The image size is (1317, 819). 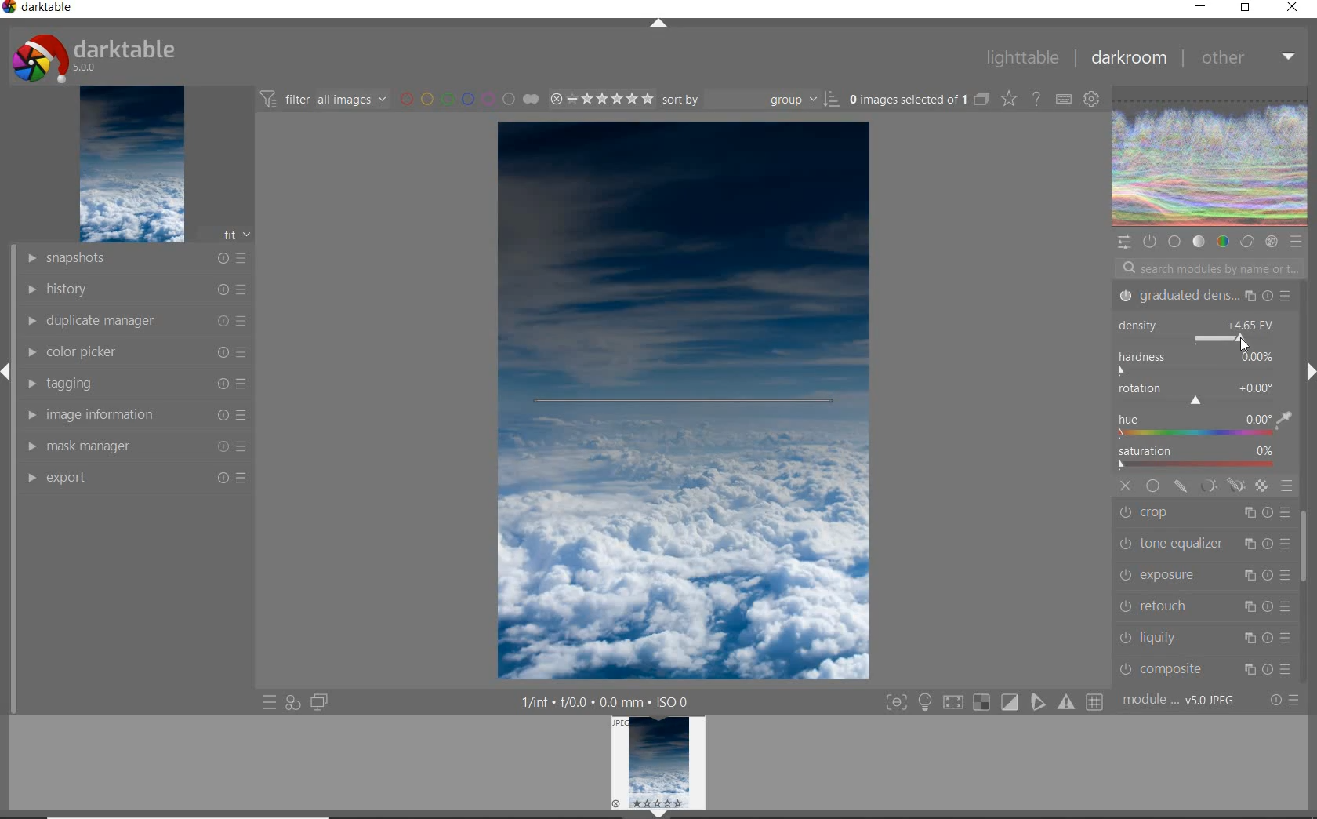 What do you see at coordinates (1199, 243) in the screenshot?
I see `TONE` at bounding box center [1199, 243].